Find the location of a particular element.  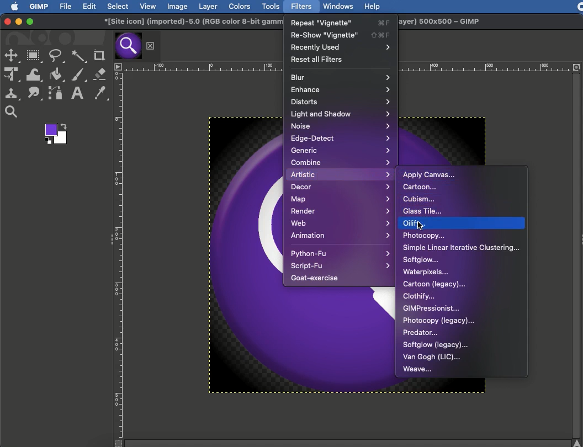

GIMP is located at coordinates (39, 7).